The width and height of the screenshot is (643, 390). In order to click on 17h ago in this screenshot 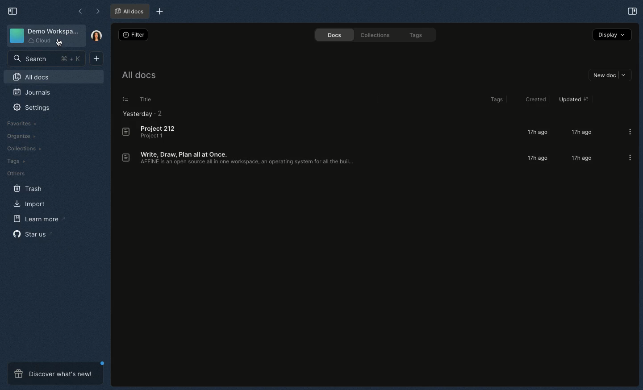, I will do `click(538, 158)`.